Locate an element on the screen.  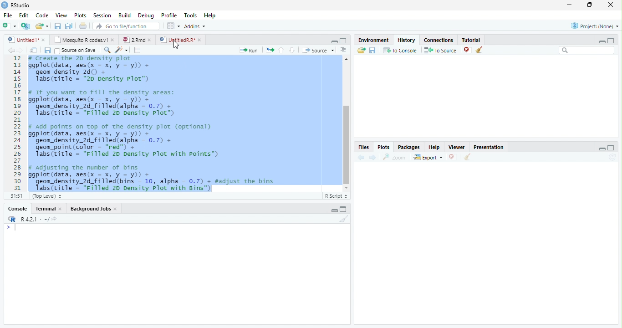
search is located at coordinates (106, 50).